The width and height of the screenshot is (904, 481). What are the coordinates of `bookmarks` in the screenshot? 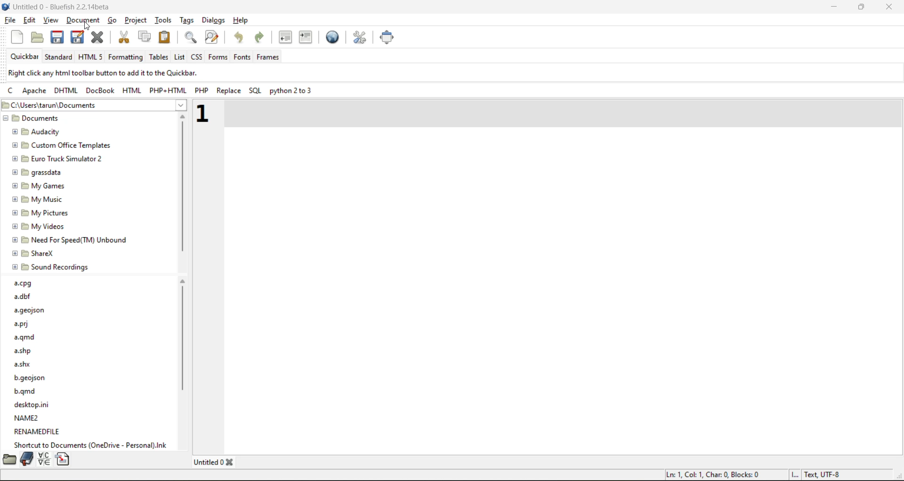 It's located at (28, 459).